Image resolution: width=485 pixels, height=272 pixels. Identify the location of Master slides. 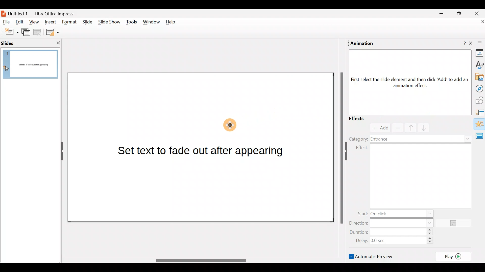
(480, 138).